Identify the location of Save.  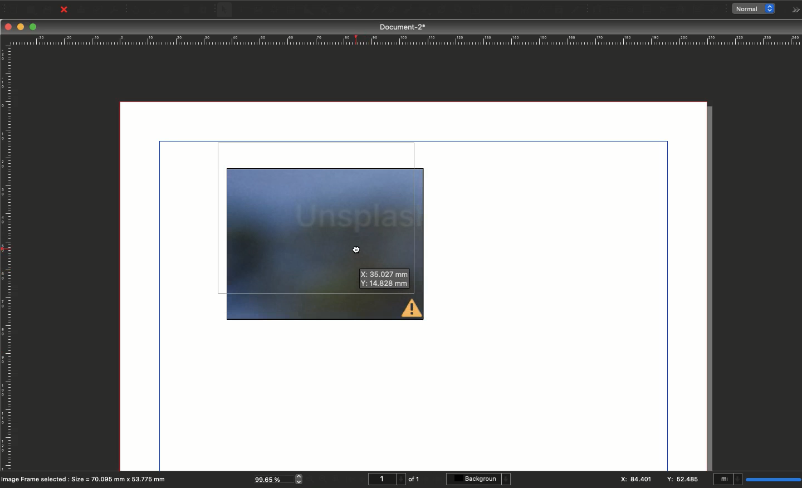
(50, 9).